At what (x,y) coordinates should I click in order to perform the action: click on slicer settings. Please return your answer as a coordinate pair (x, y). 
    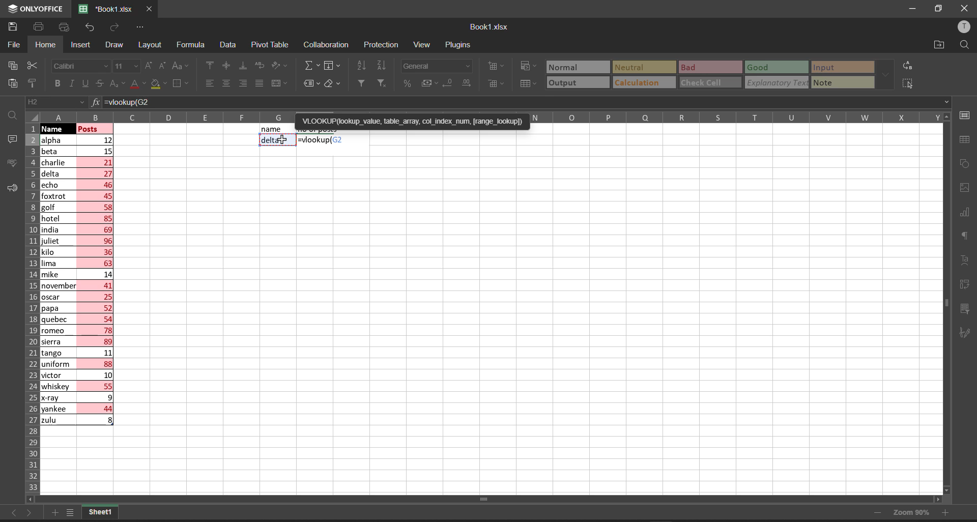
    Looking at the image, I should click on (970, 306).